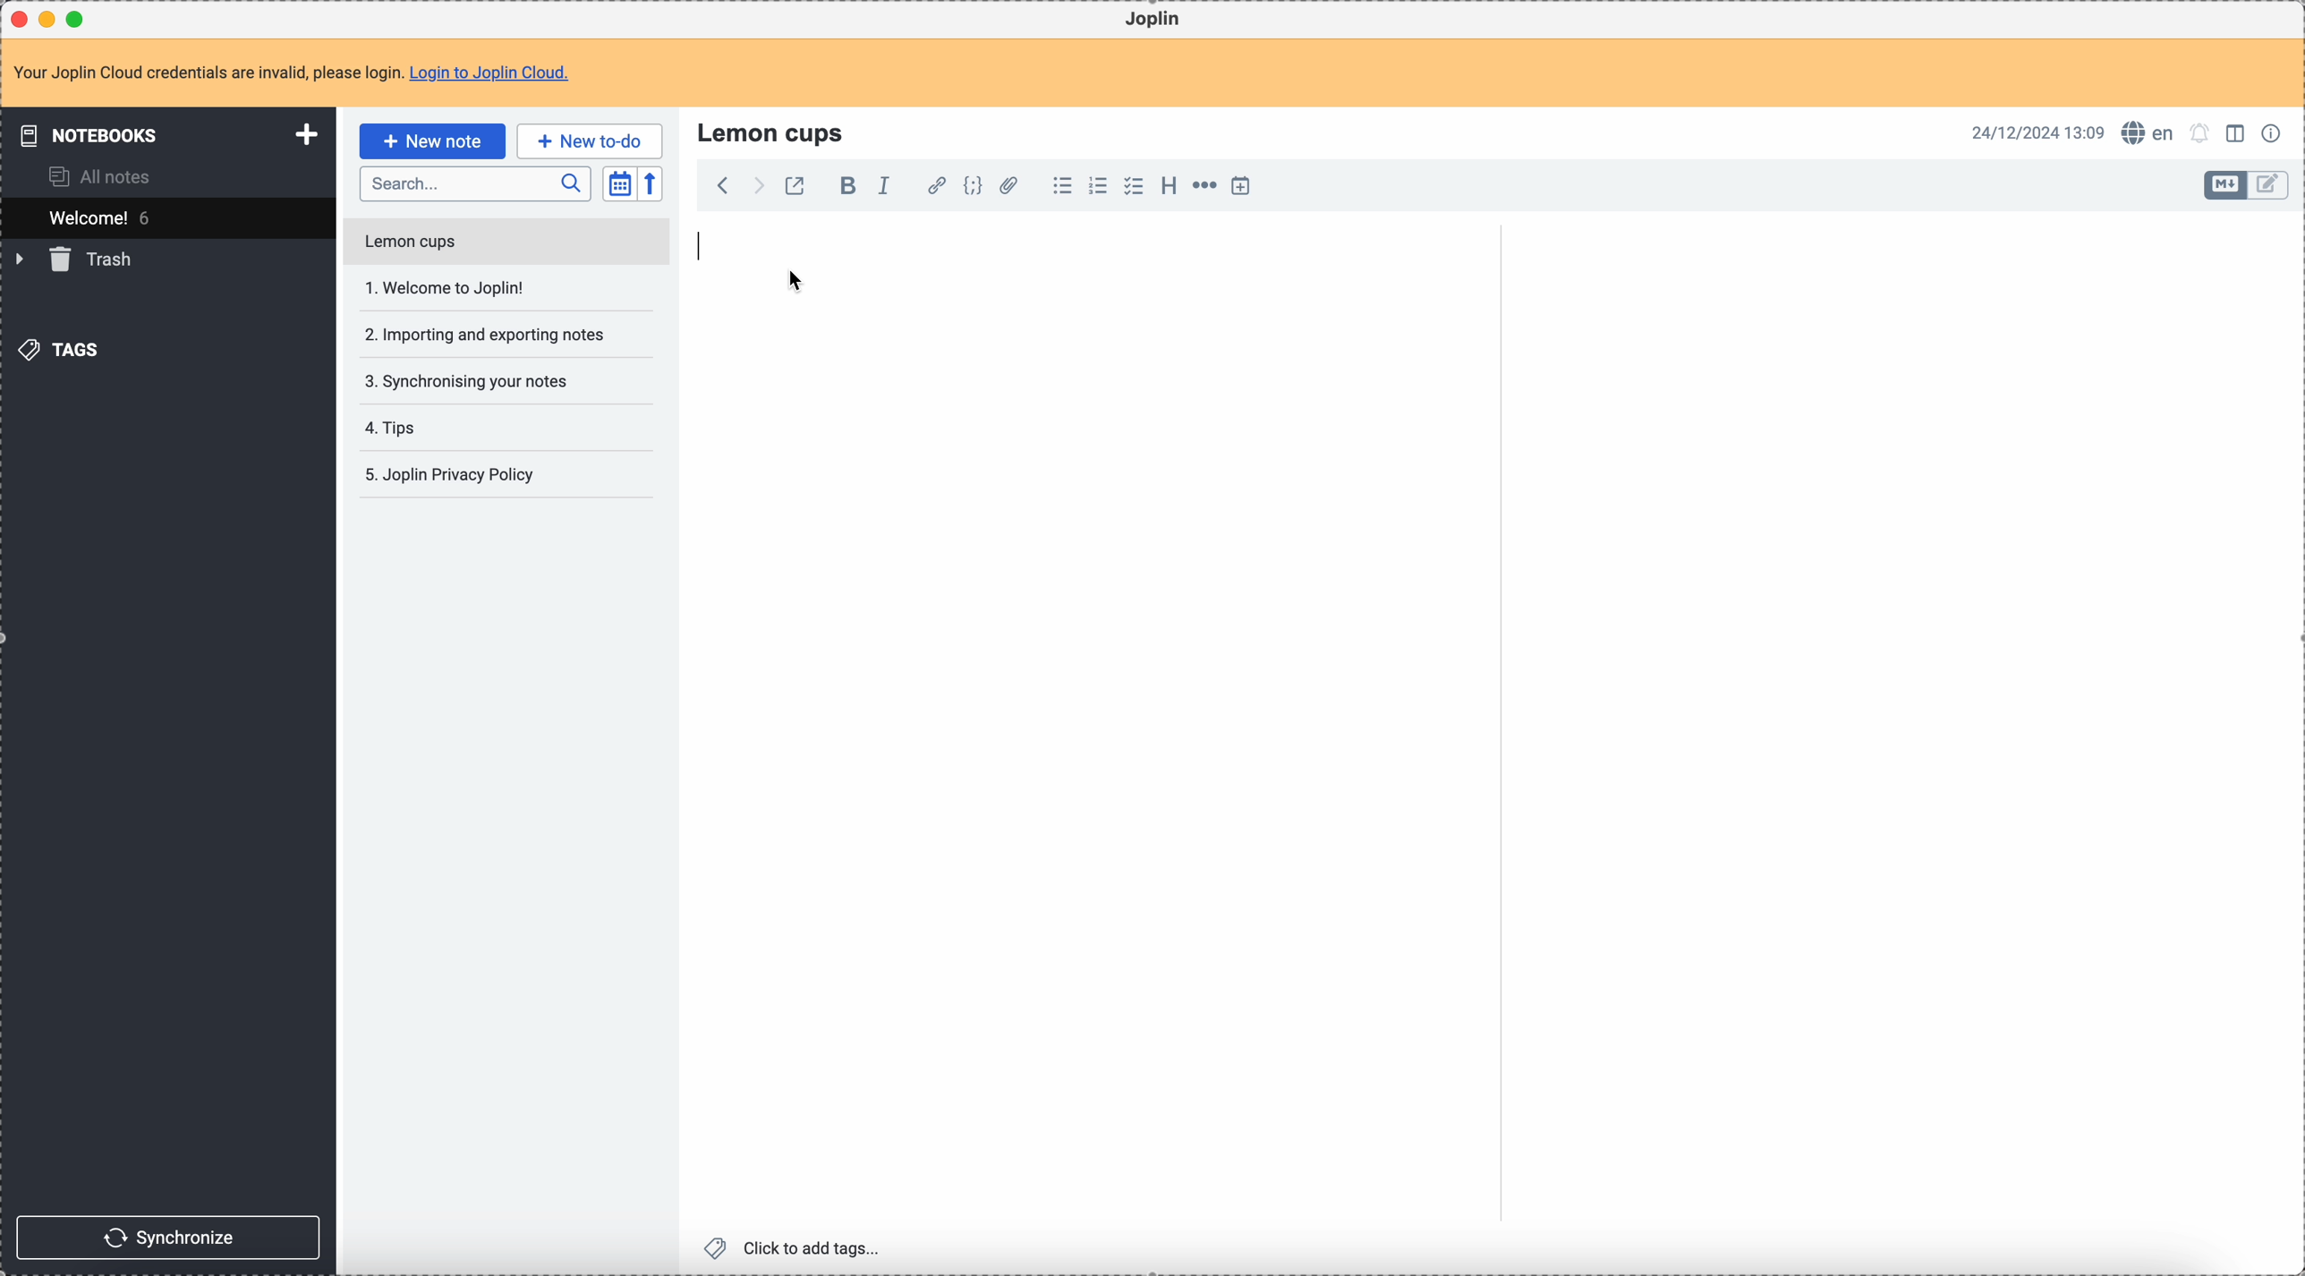 The height and width of the screenshot is (1276, 2305). I want to click on set notifications, so click(2200, 132).